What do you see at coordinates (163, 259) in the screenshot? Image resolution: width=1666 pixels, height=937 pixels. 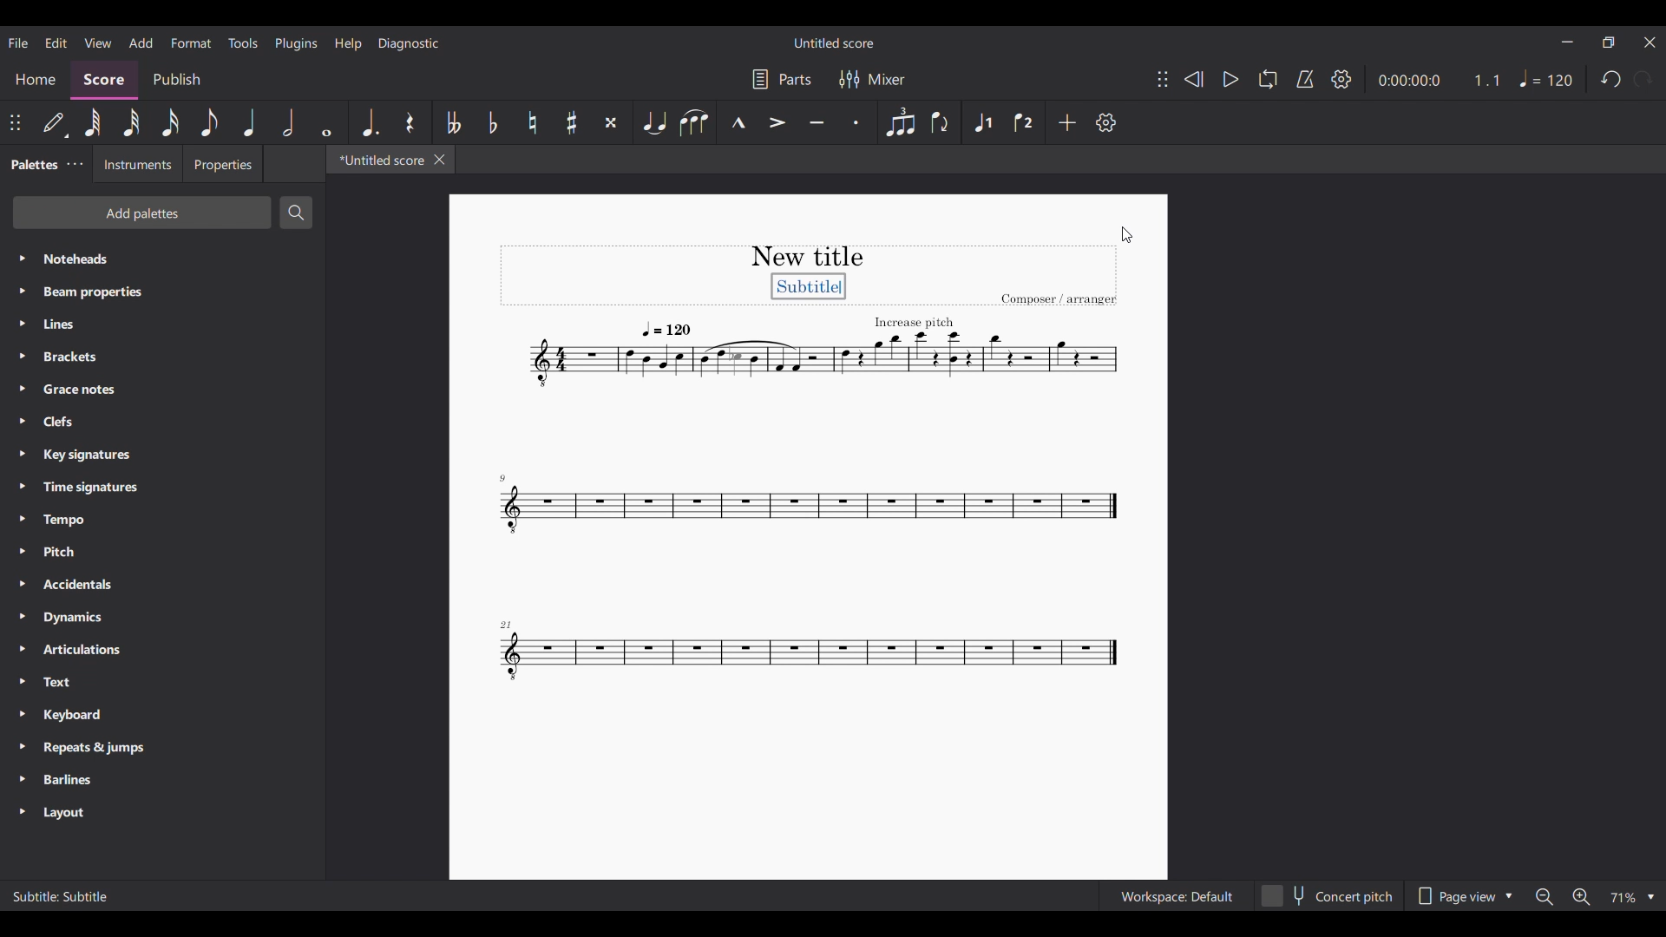 I see `Noteheads` at bounding box center [163, 259].